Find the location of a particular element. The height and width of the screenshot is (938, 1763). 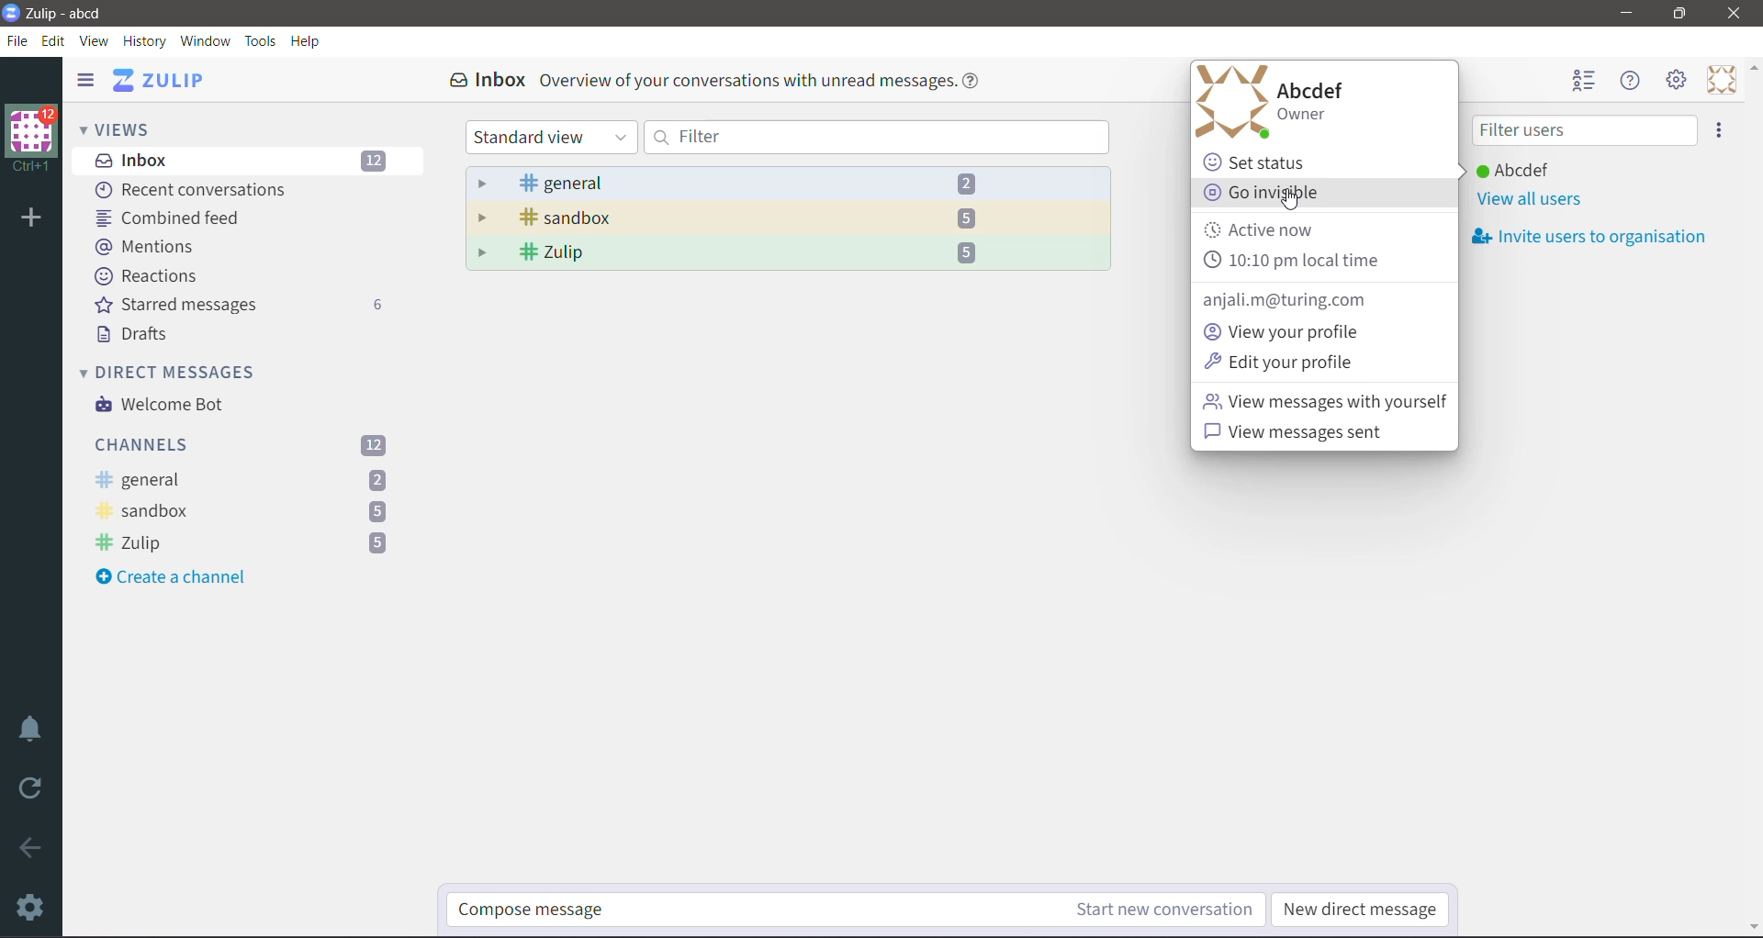

Hide user list is located at coordinates (1586, 81).